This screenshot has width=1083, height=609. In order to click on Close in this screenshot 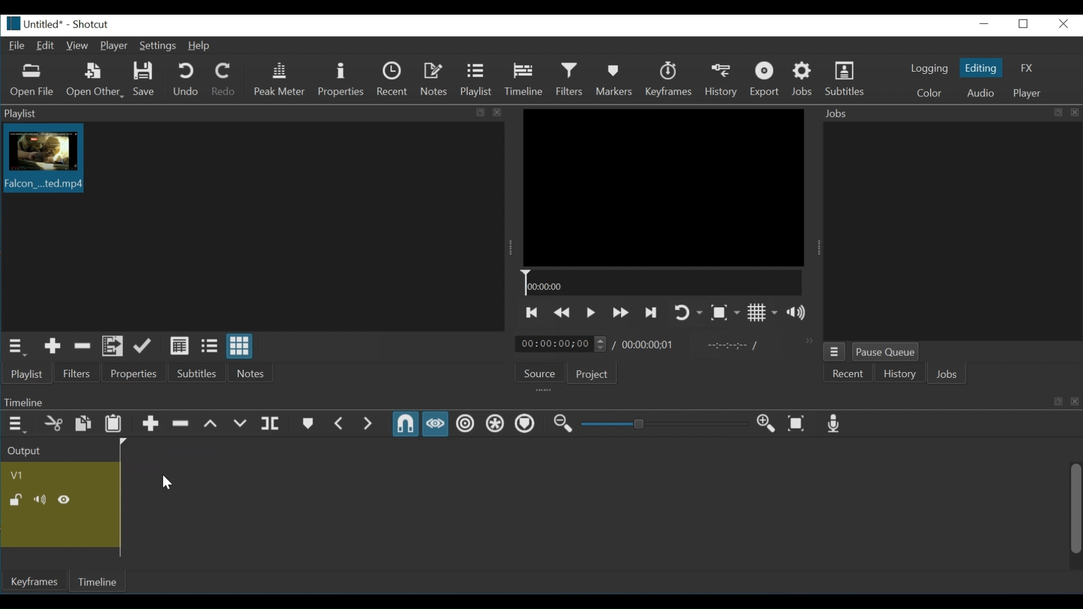, I will do `click(1062, 24)`.